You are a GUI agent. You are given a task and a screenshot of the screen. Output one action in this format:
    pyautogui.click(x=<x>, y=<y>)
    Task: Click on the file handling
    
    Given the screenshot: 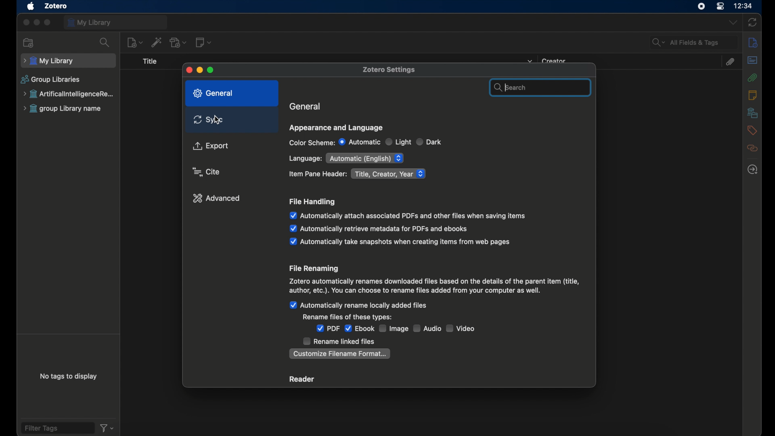 What is the action you would take?
    pyautogui.click(x=315, y=201)
    